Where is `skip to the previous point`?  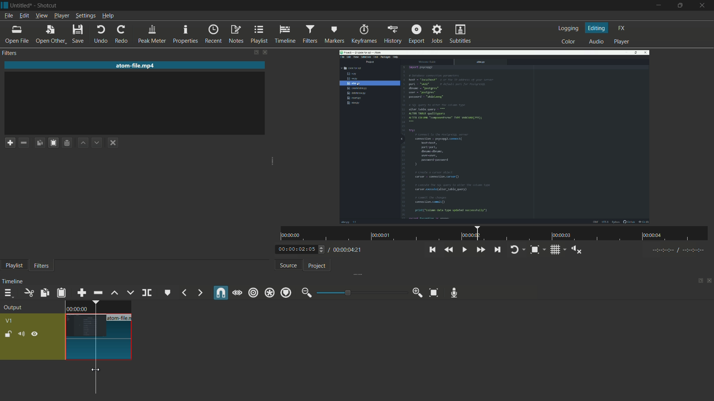
skip to the previous point is located at coordinates (434, 250).